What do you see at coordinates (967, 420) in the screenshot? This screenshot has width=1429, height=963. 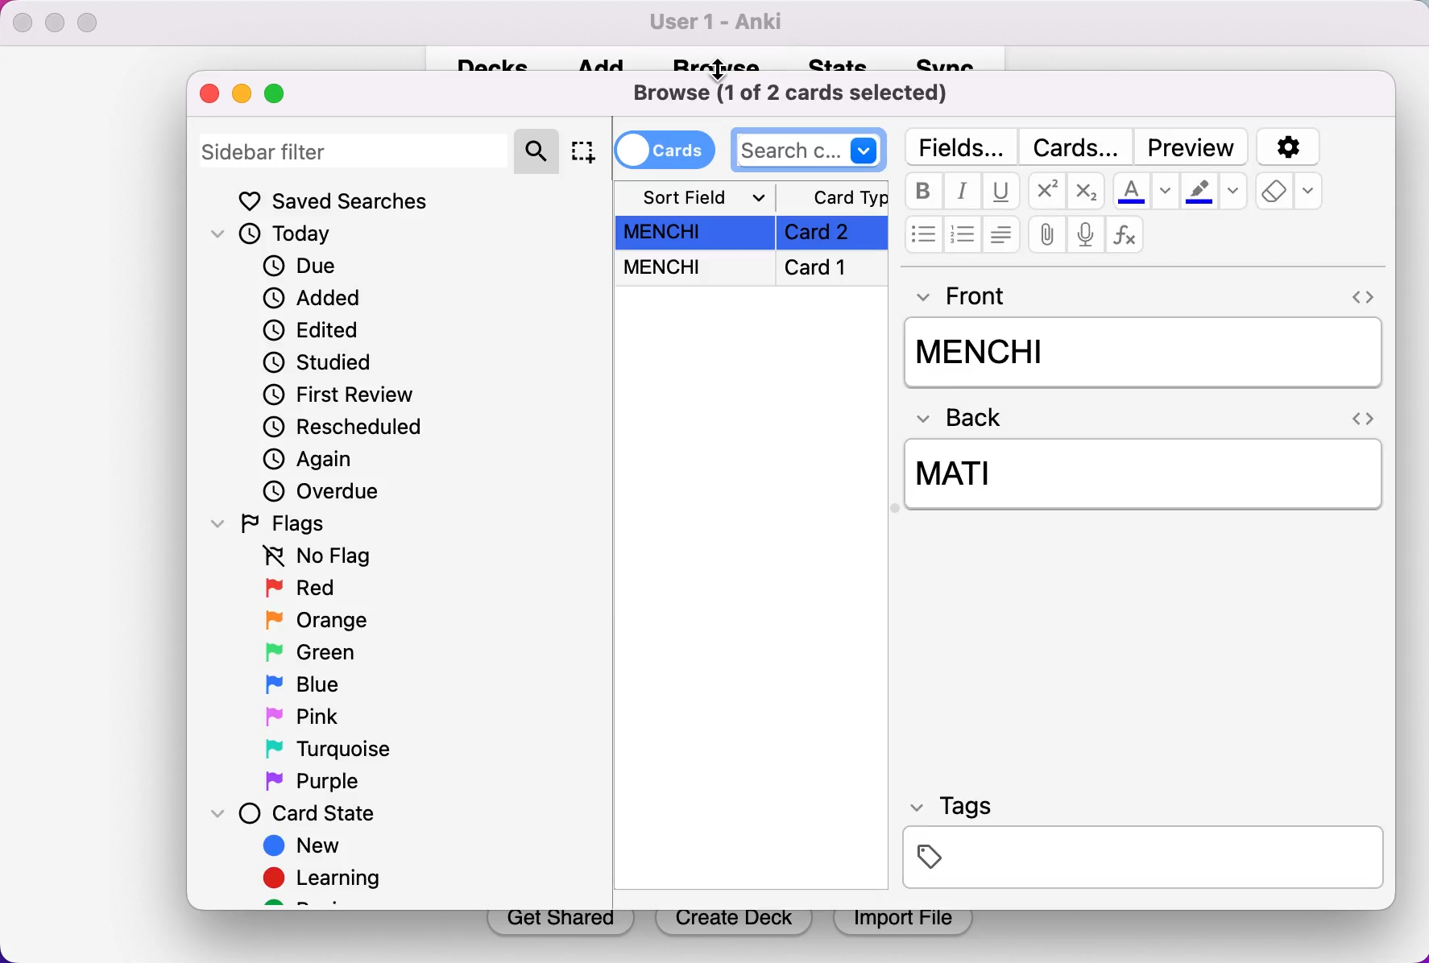 I see `back` at bounding box center [967, 420].